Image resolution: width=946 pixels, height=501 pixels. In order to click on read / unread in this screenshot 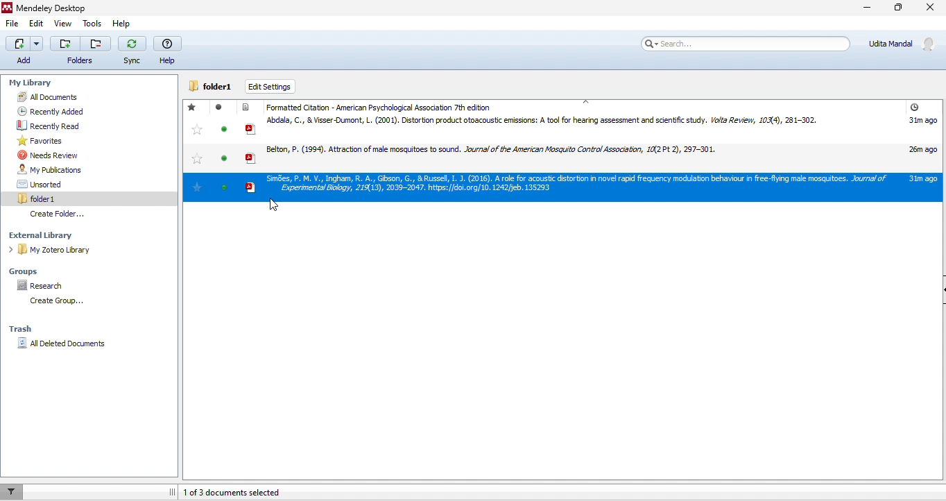, I will do `click(224, 135)`.